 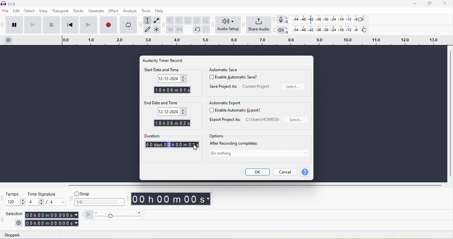 What do you see at coordinates (172, 199) in the screenshot?
I see `time` at bounding box center [172, 199].